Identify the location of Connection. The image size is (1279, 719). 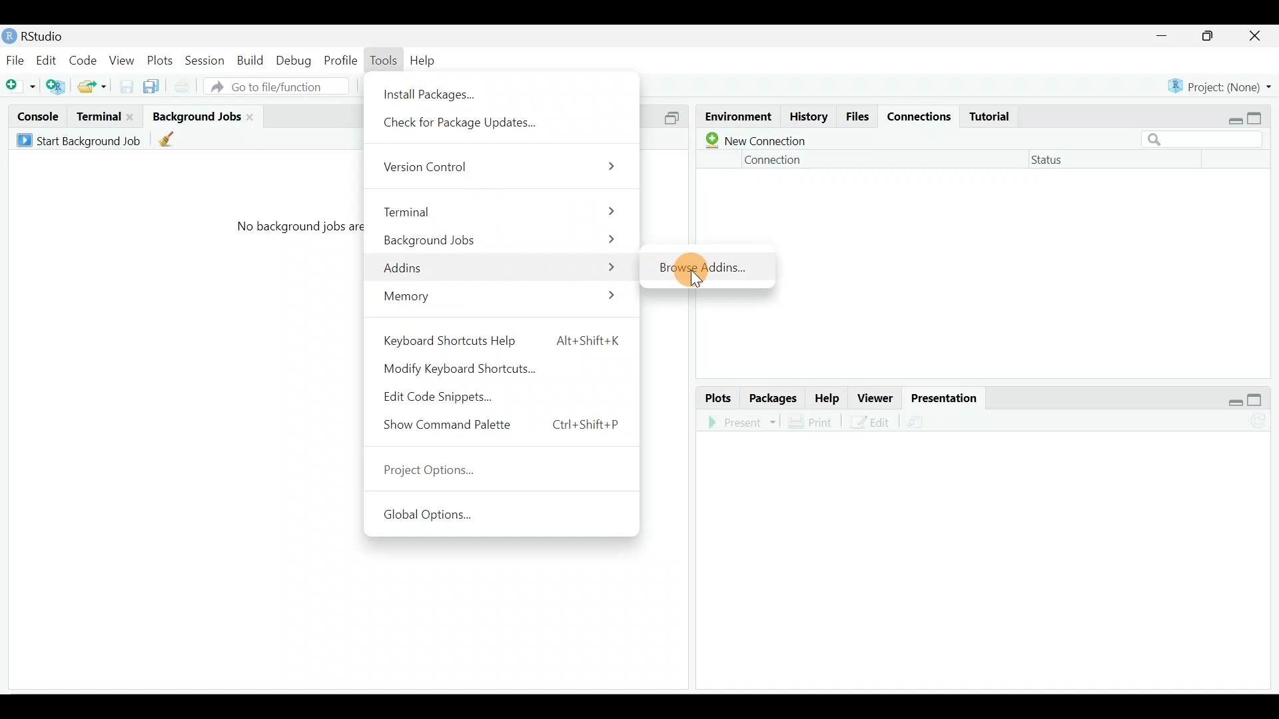
(771, 160).